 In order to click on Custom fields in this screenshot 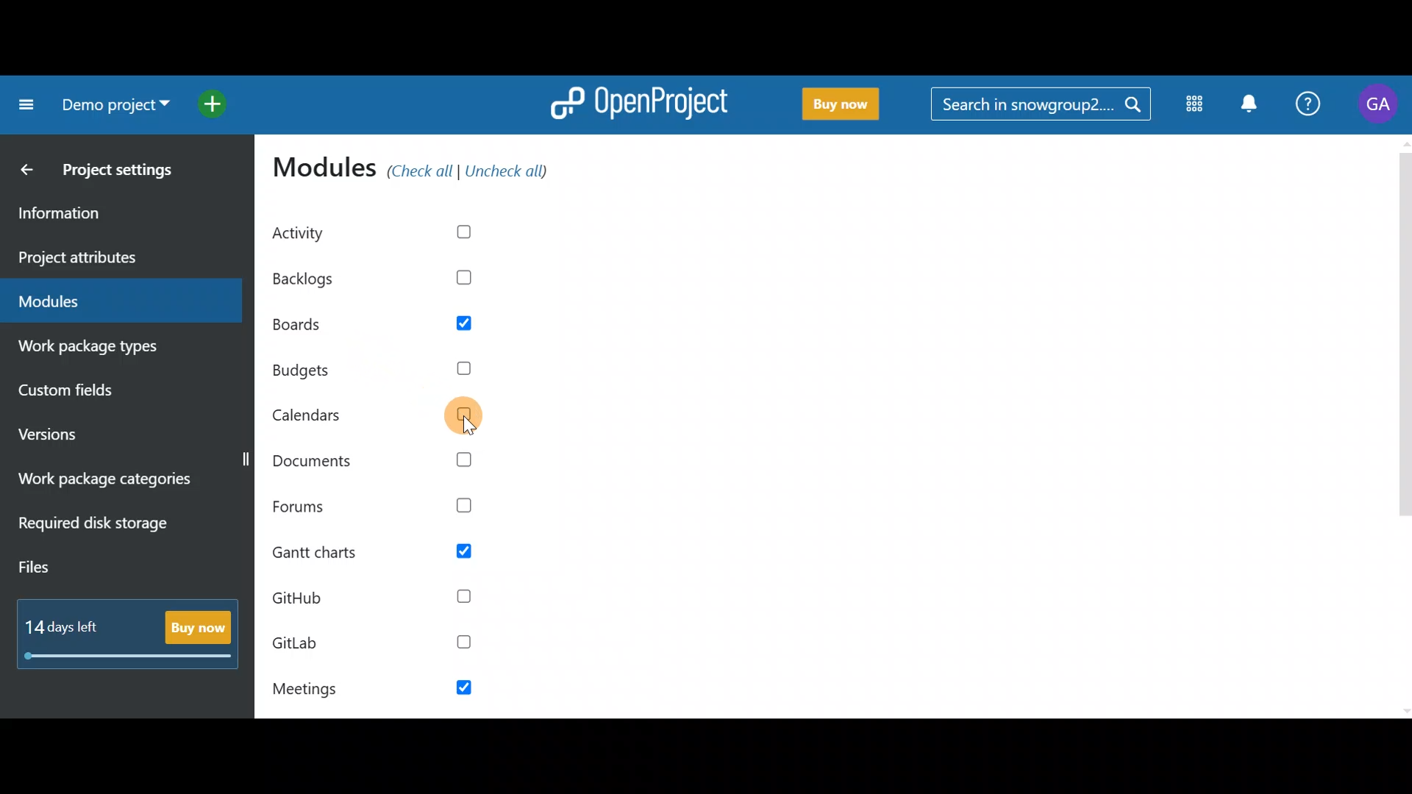, I will do `click(99, 395)`.